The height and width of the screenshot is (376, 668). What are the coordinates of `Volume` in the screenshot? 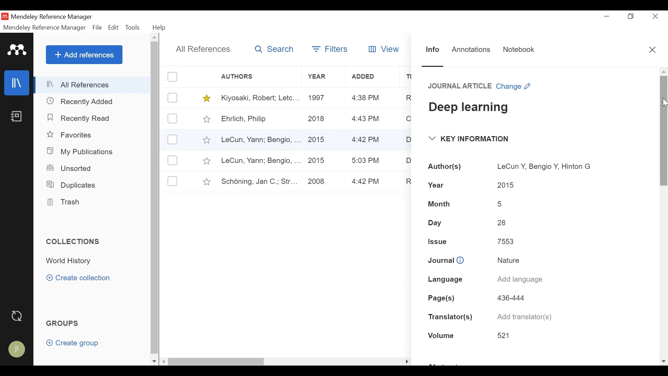 It's located at (443, 335).